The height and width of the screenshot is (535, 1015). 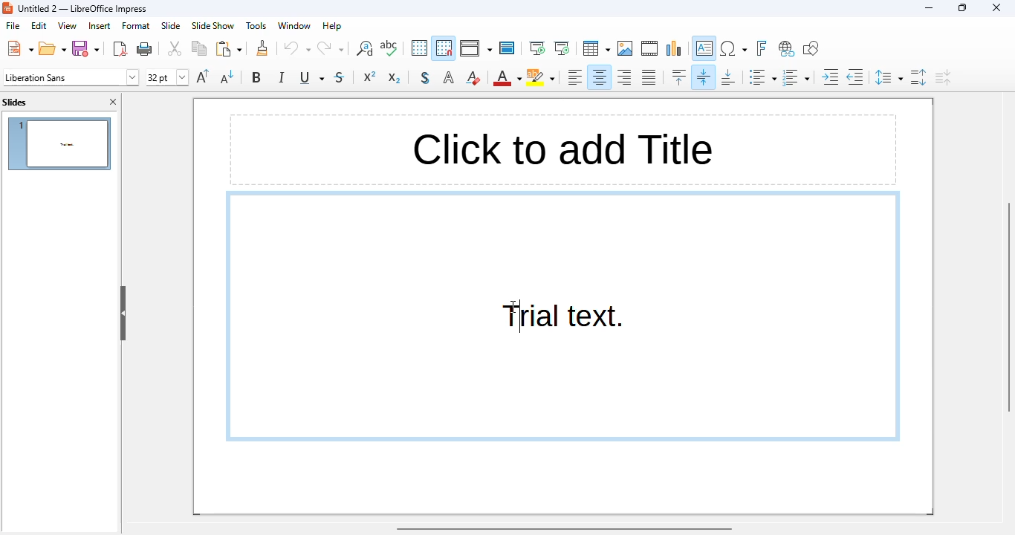 What do you see at coordinates (7, 8) in the screenshot?
I see `logo` at bounding box center [7, 8].